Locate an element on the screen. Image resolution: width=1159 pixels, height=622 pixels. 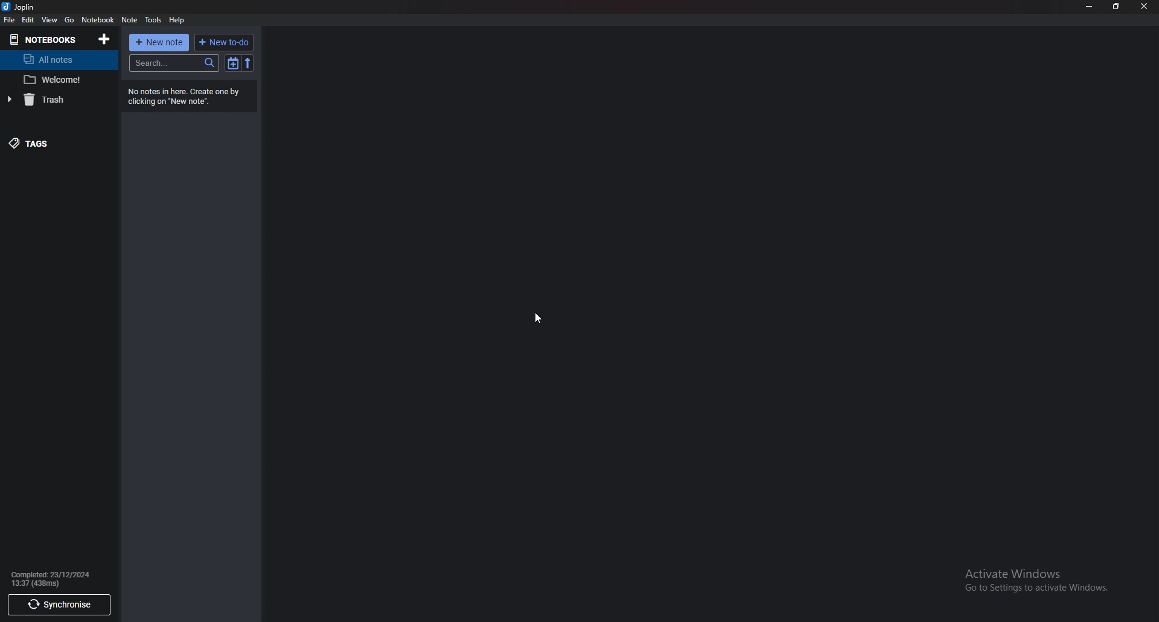
tools is located at coordinates (153, 19).